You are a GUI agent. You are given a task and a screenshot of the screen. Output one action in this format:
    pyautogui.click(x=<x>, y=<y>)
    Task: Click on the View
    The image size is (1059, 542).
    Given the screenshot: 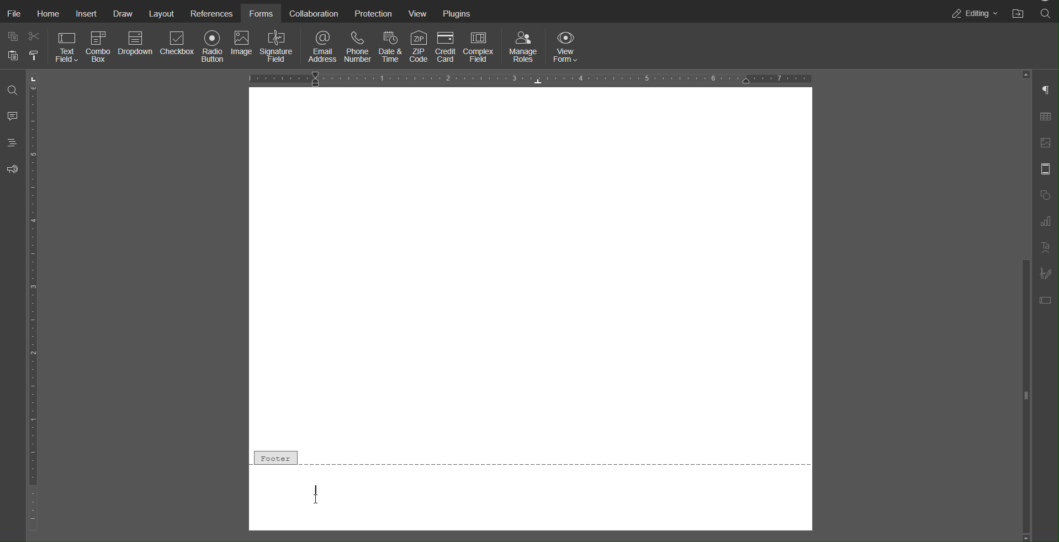 What is the action you would take?
    pyautogui.click(x=419, y=12)
    